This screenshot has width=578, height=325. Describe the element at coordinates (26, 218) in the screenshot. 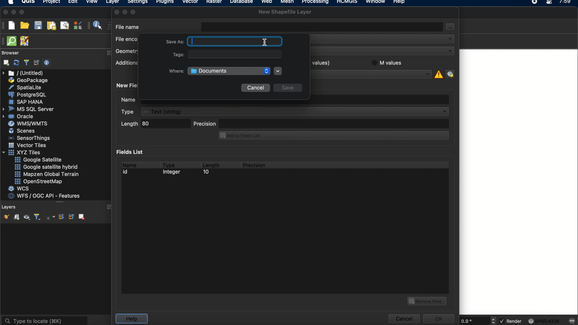

I see `manage map themes` at that location.